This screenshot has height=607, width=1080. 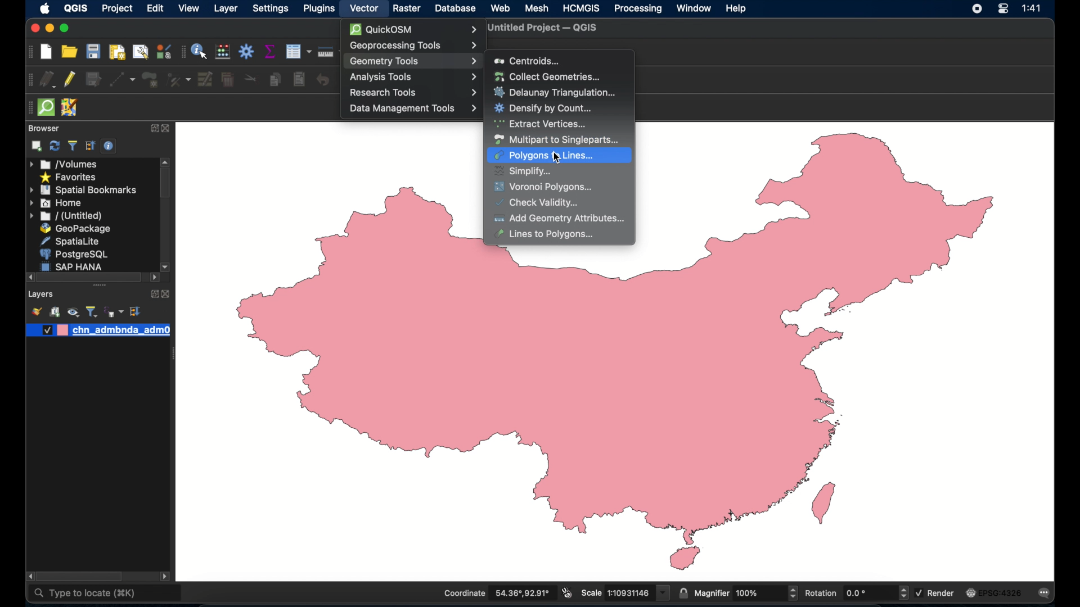 What do you see at coordinates (550, 234) in the screenshot?
I see `lines to polygons` at bounding box center [550, 234].